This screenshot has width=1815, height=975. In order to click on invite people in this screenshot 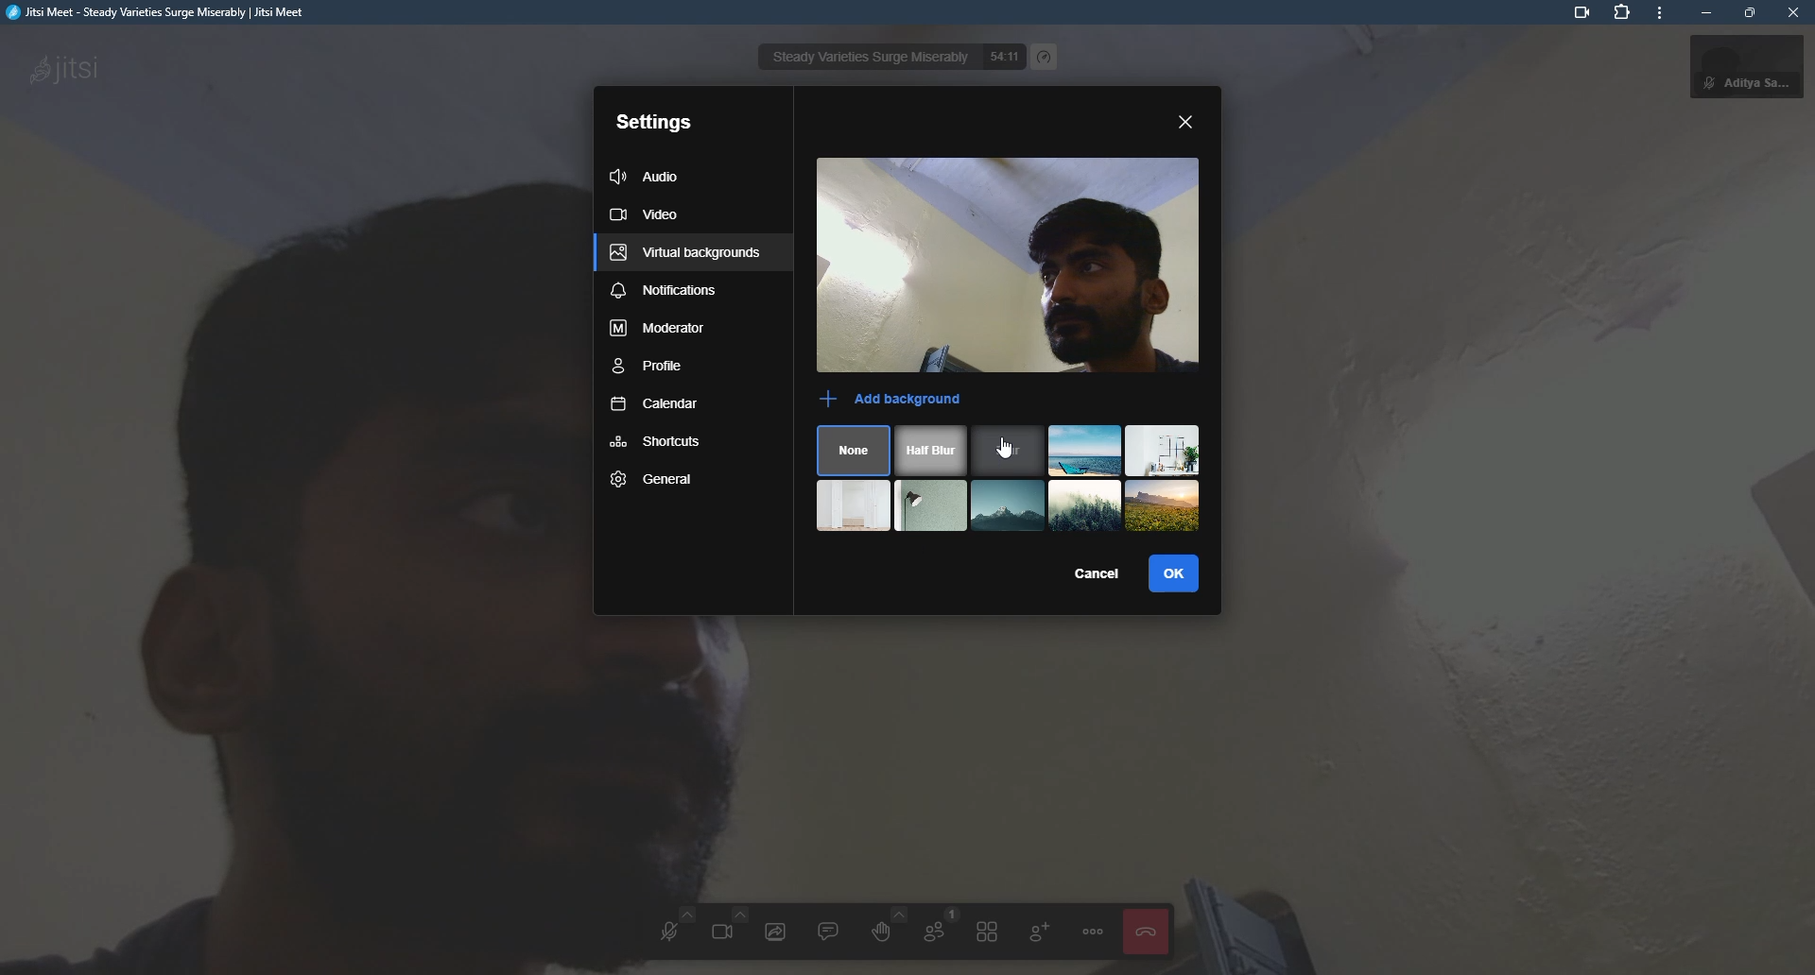, I will do `click(1039, 930)`.